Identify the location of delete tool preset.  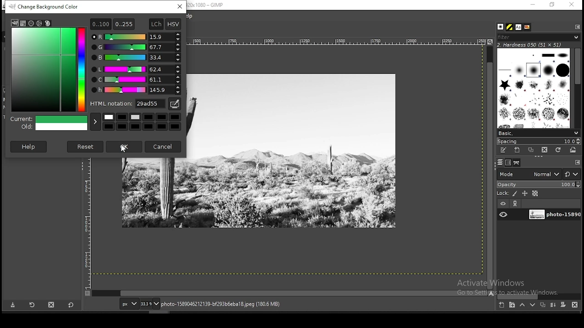
(51, 305).